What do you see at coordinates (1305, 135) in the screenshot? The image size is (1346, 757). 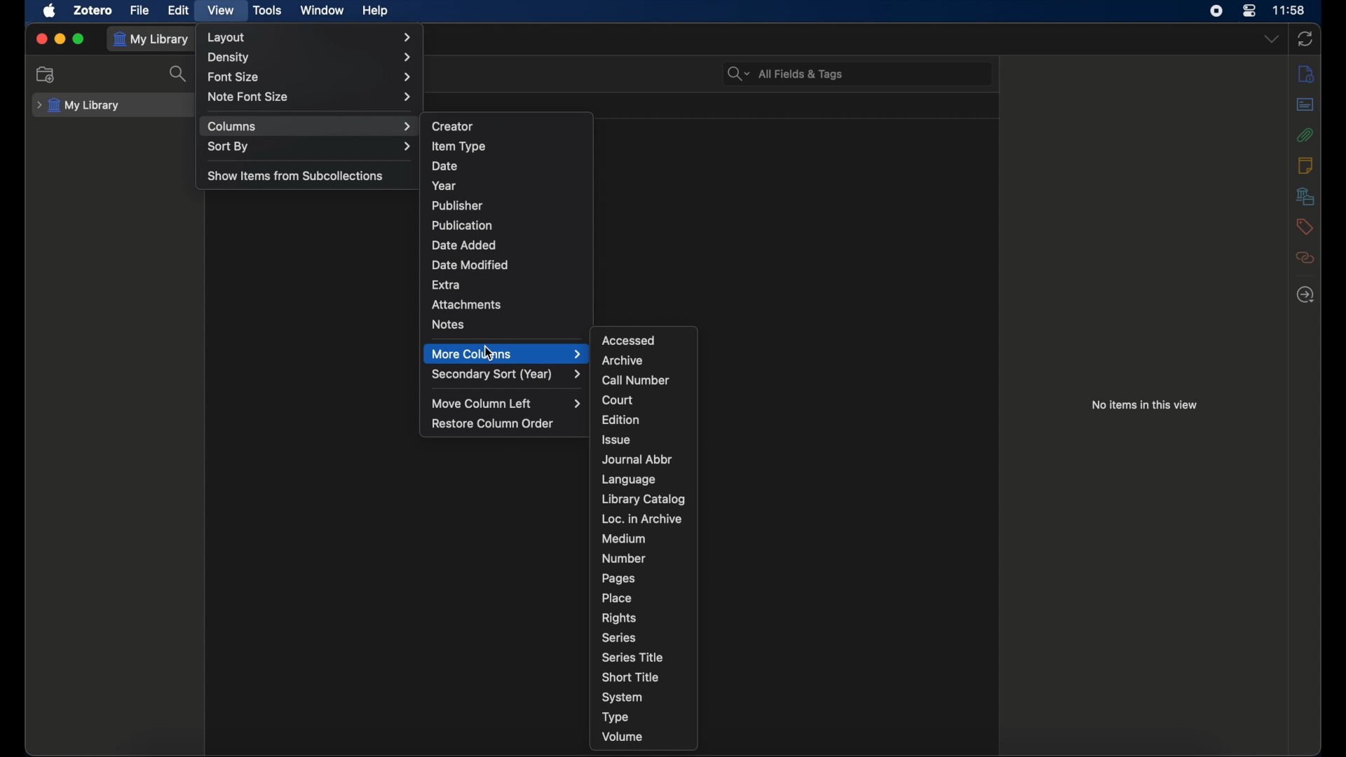 I see `attachments` at bounding box center [1305, 135].